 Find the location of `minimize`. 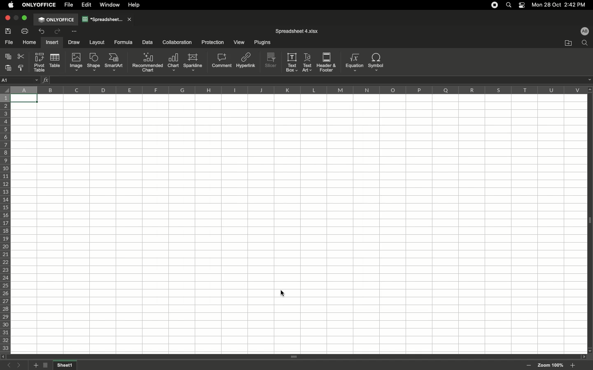

minimize is located at coordinates (16, 18).